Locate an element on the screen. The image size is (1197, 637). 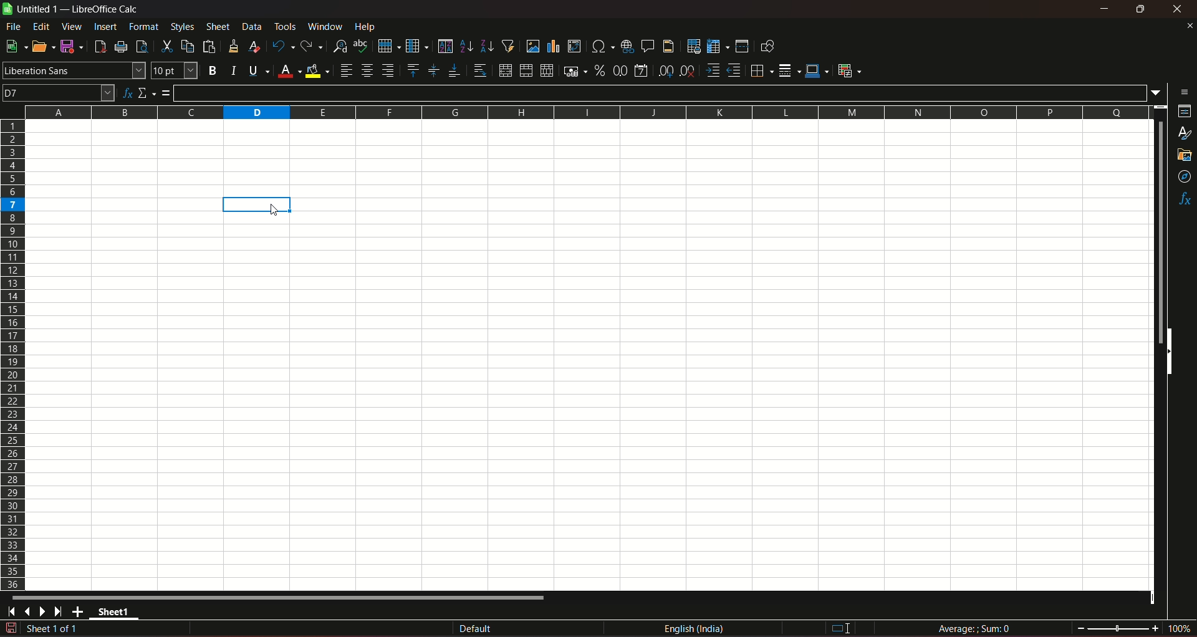
view is located at coordinates (72, 27).